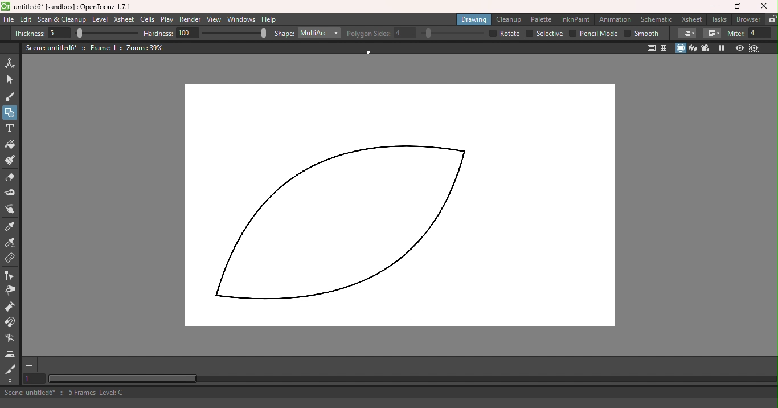 The image size is (778, 408). I want to click on Drawing, so click(474, 19).